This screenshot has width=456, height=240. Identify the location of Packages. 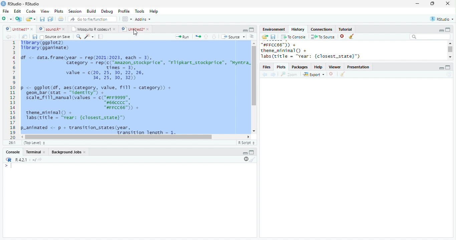
(300, 67).